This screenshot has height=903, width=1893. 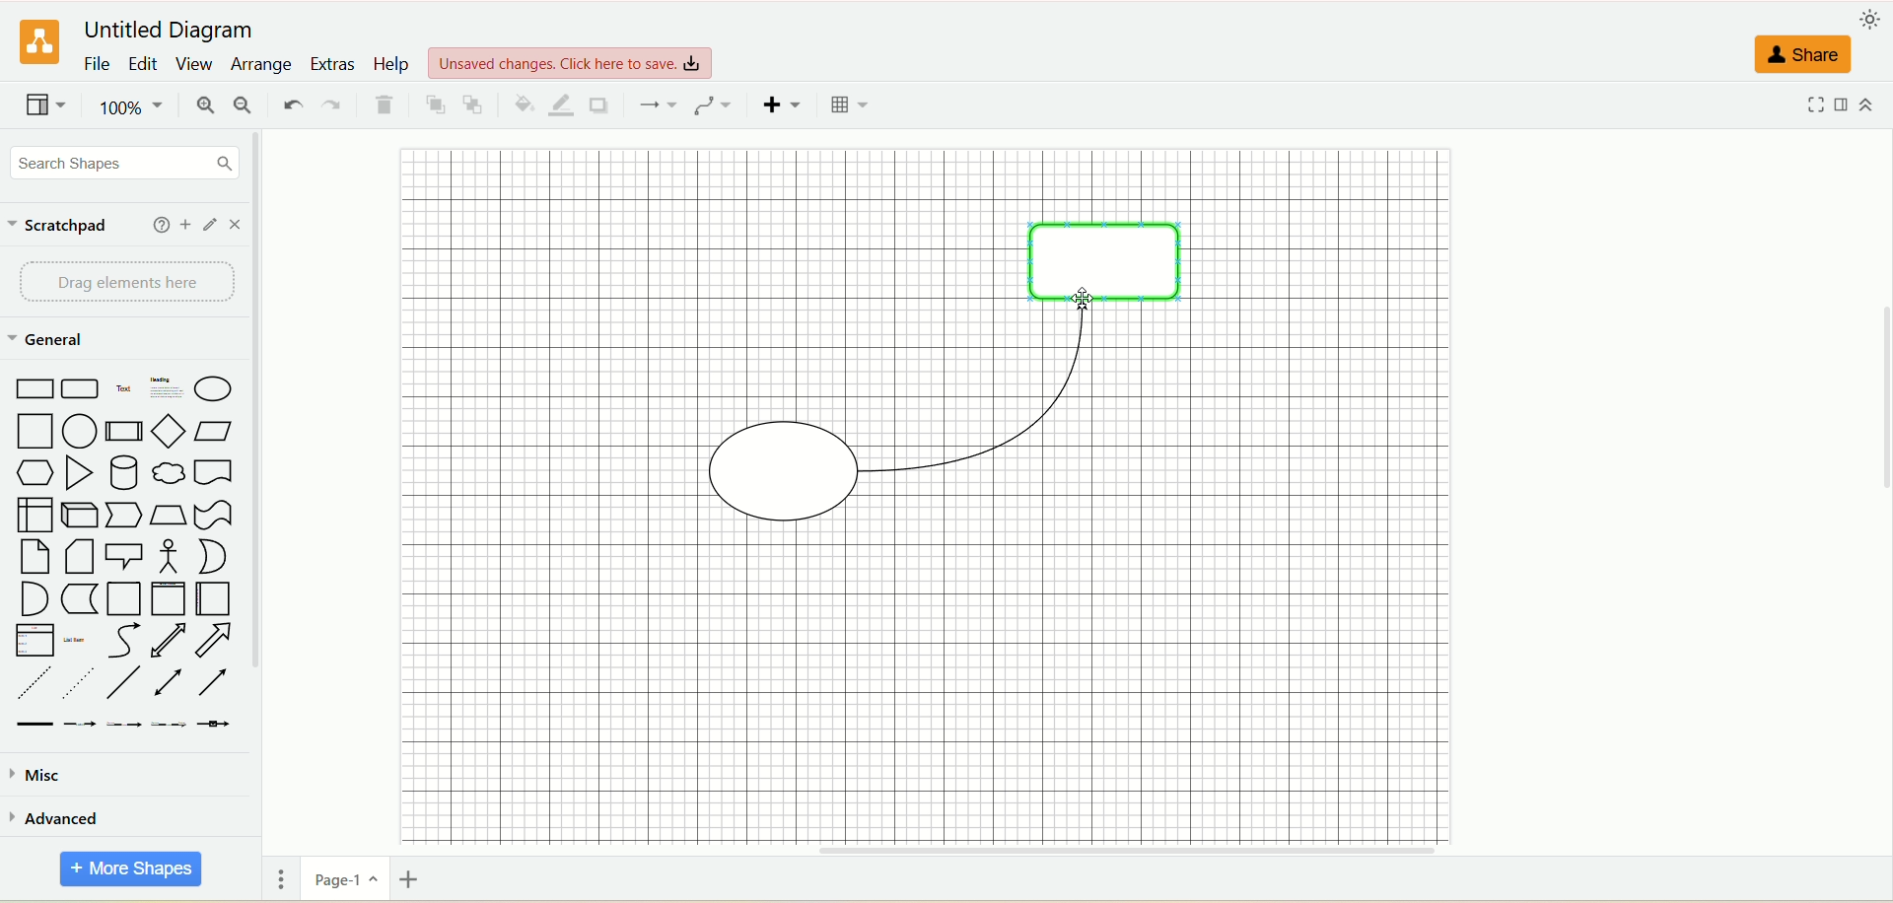 I want to click on fill color, so click(x=518, y=105).